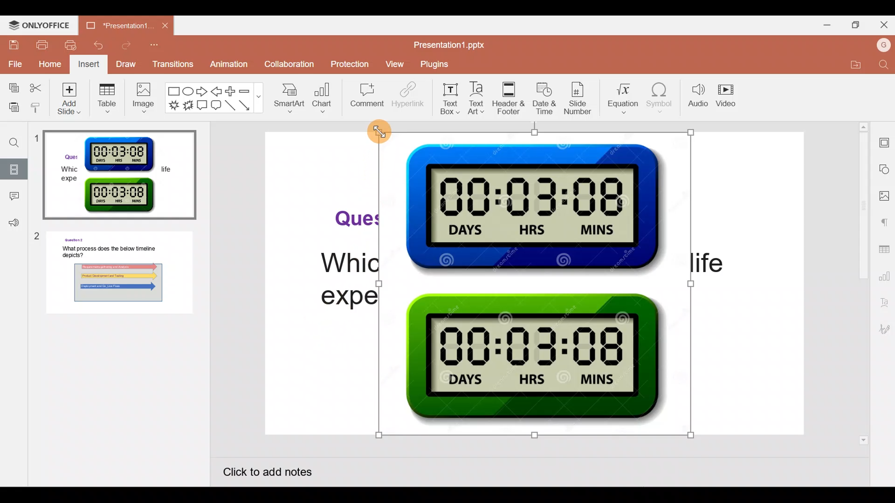  Describe the element at coordinates (430, 65) in the screenshot. I see `Plugins` at that location.